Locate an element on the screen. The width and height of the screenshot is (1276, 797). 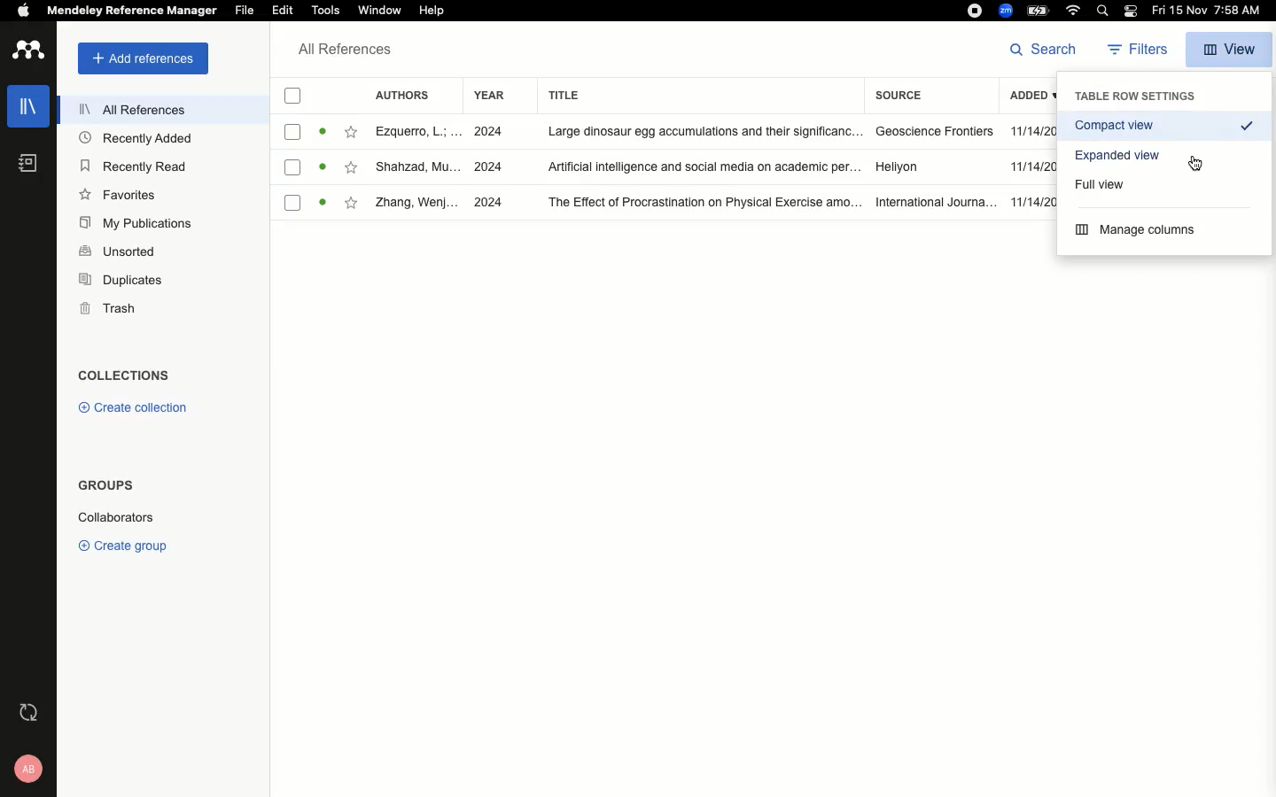
Artificial intelligence and social media on academic per... is located at coordinates (701, 168).